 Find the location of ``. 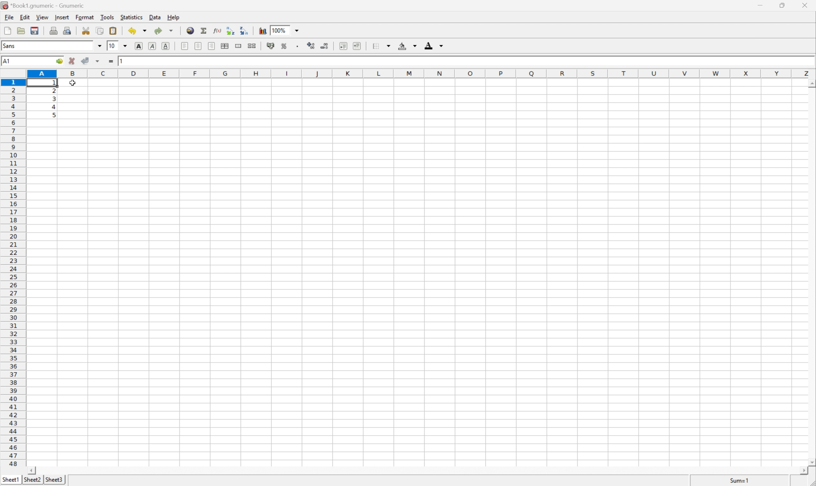

 is located at coordinates (52, 82).